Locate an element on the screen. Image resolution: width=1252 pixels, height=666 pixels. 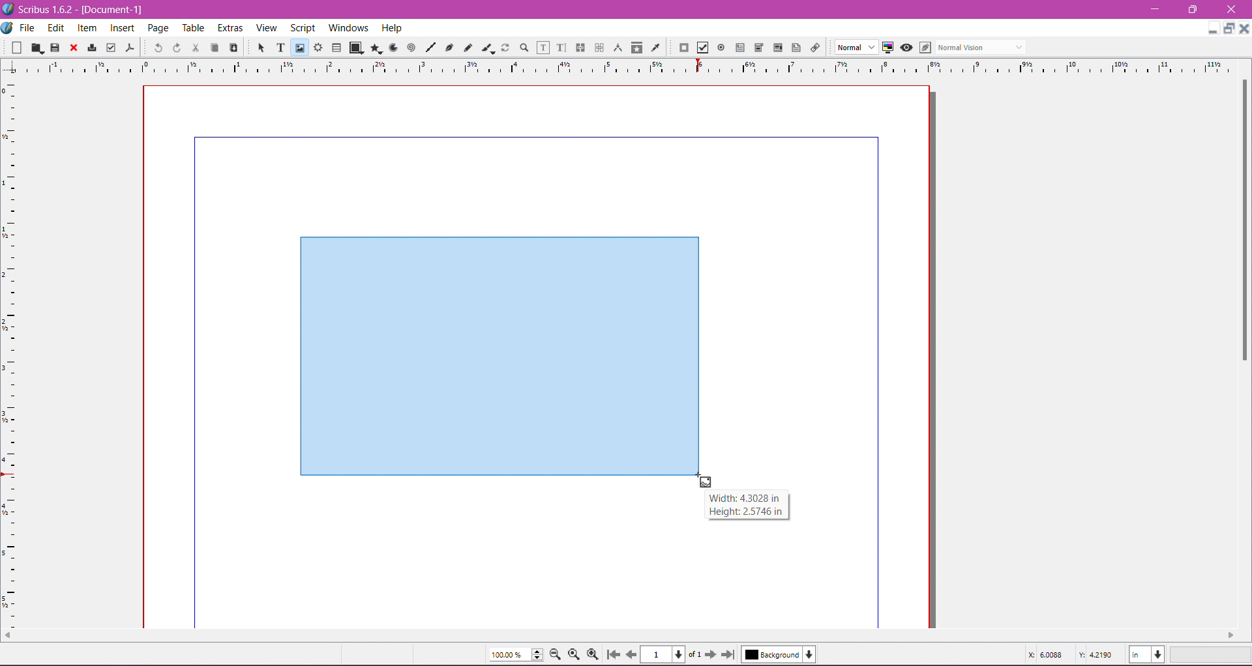
Minimize Document is located at coordinates (1213, 28).